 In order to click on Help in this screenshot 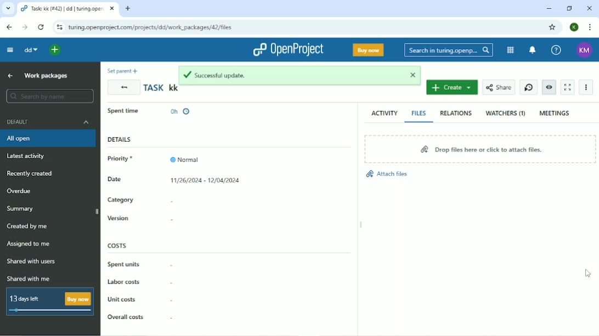, I will do `click(555, 50)`.